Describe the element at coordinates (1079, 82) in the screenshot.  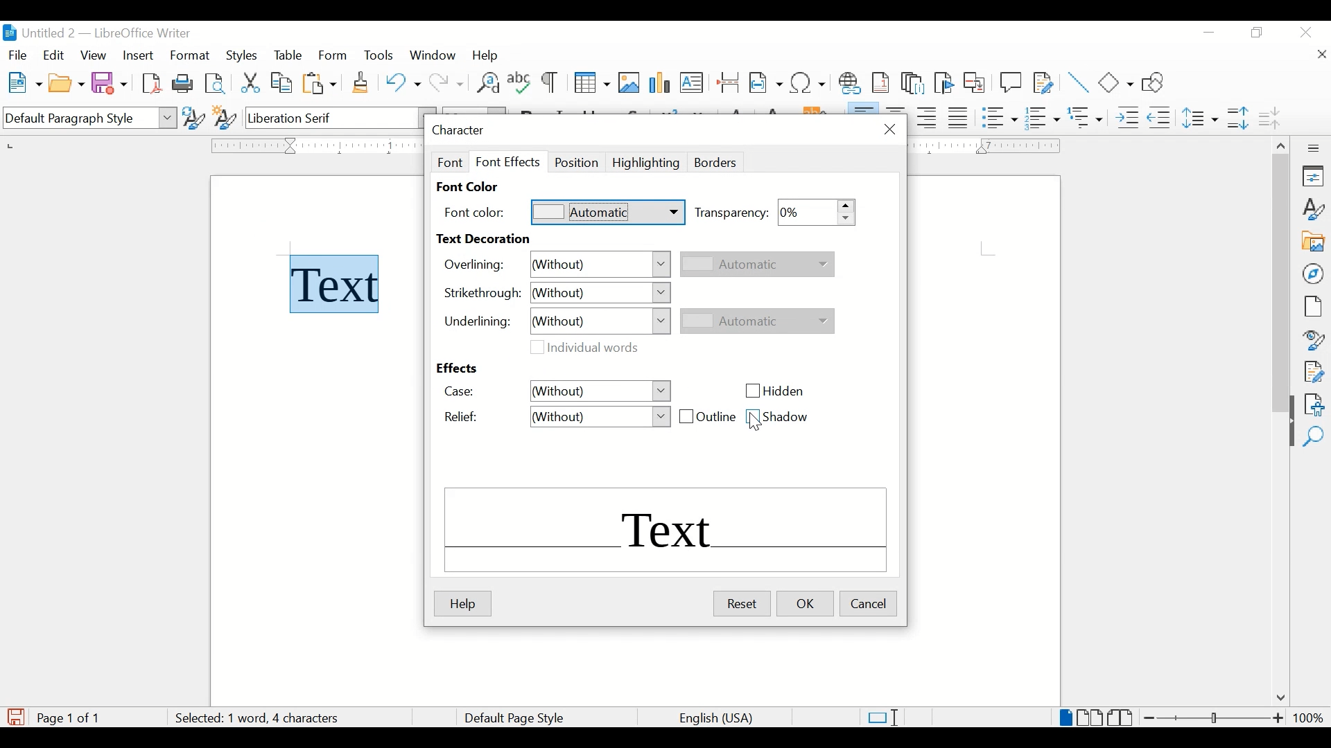
I see `insert line` at that location.